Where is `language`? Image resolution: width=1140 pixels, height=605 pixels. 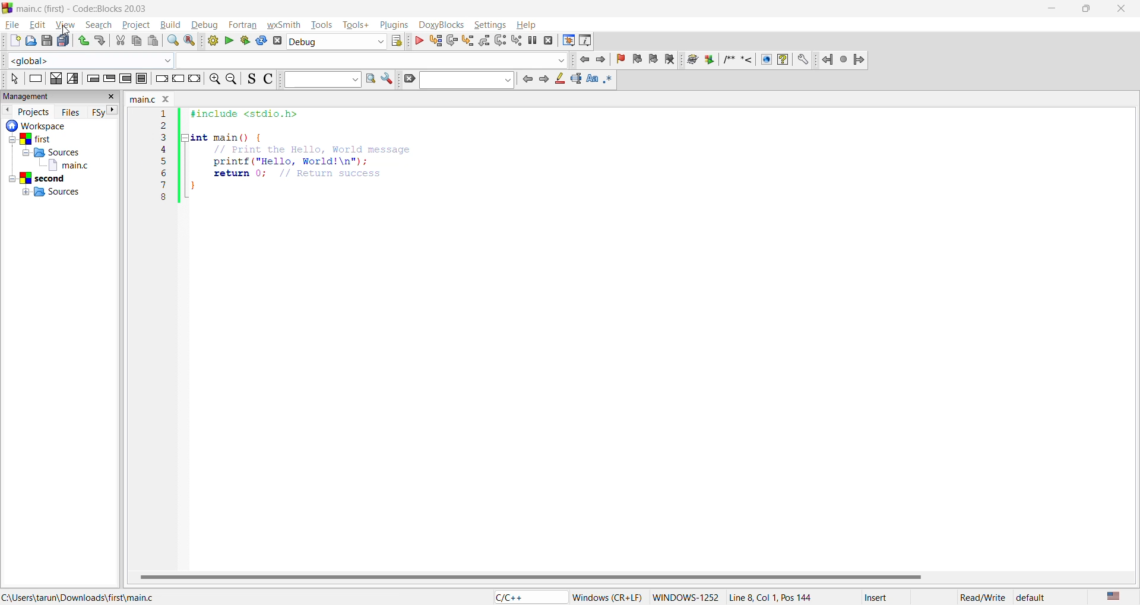
language is located at coordinates (531, 596).